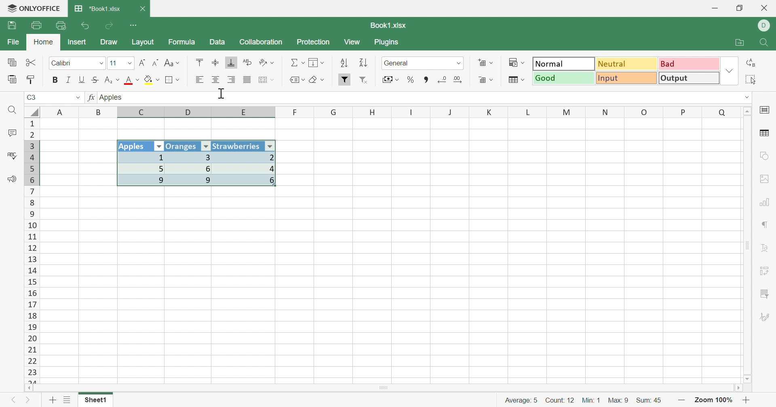  I want to click on Formula, so click(181, 43).